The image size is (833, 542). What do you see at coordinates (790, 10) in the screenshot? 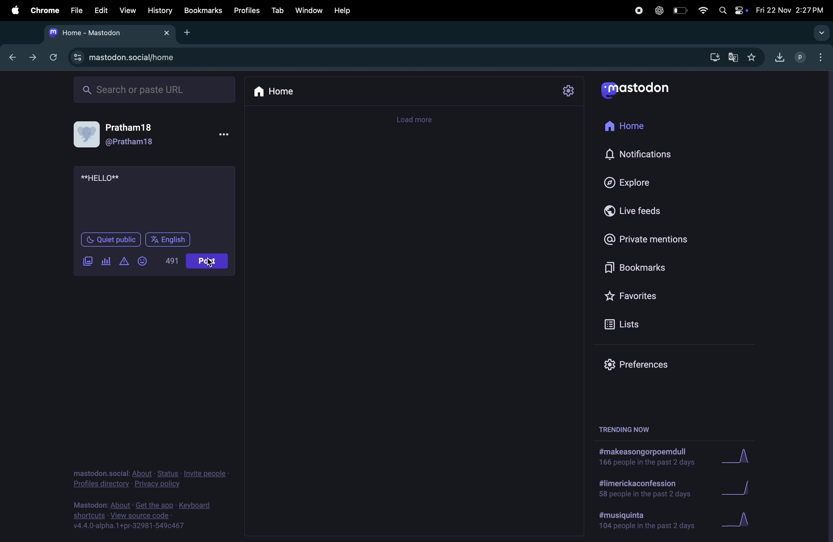
I see `date and time` at bounding box center [790, 10].